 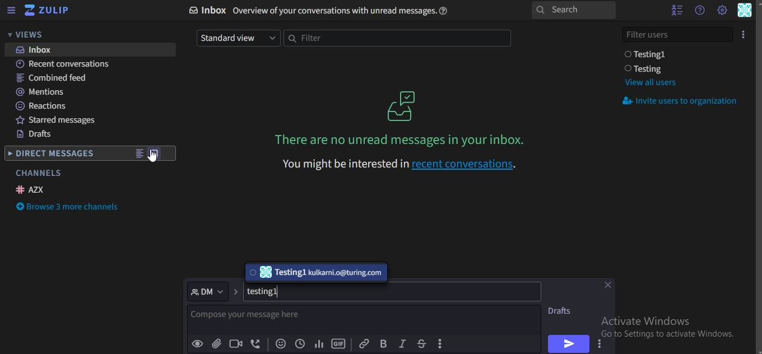 I want to click on preview, so click(x=198, y=344).